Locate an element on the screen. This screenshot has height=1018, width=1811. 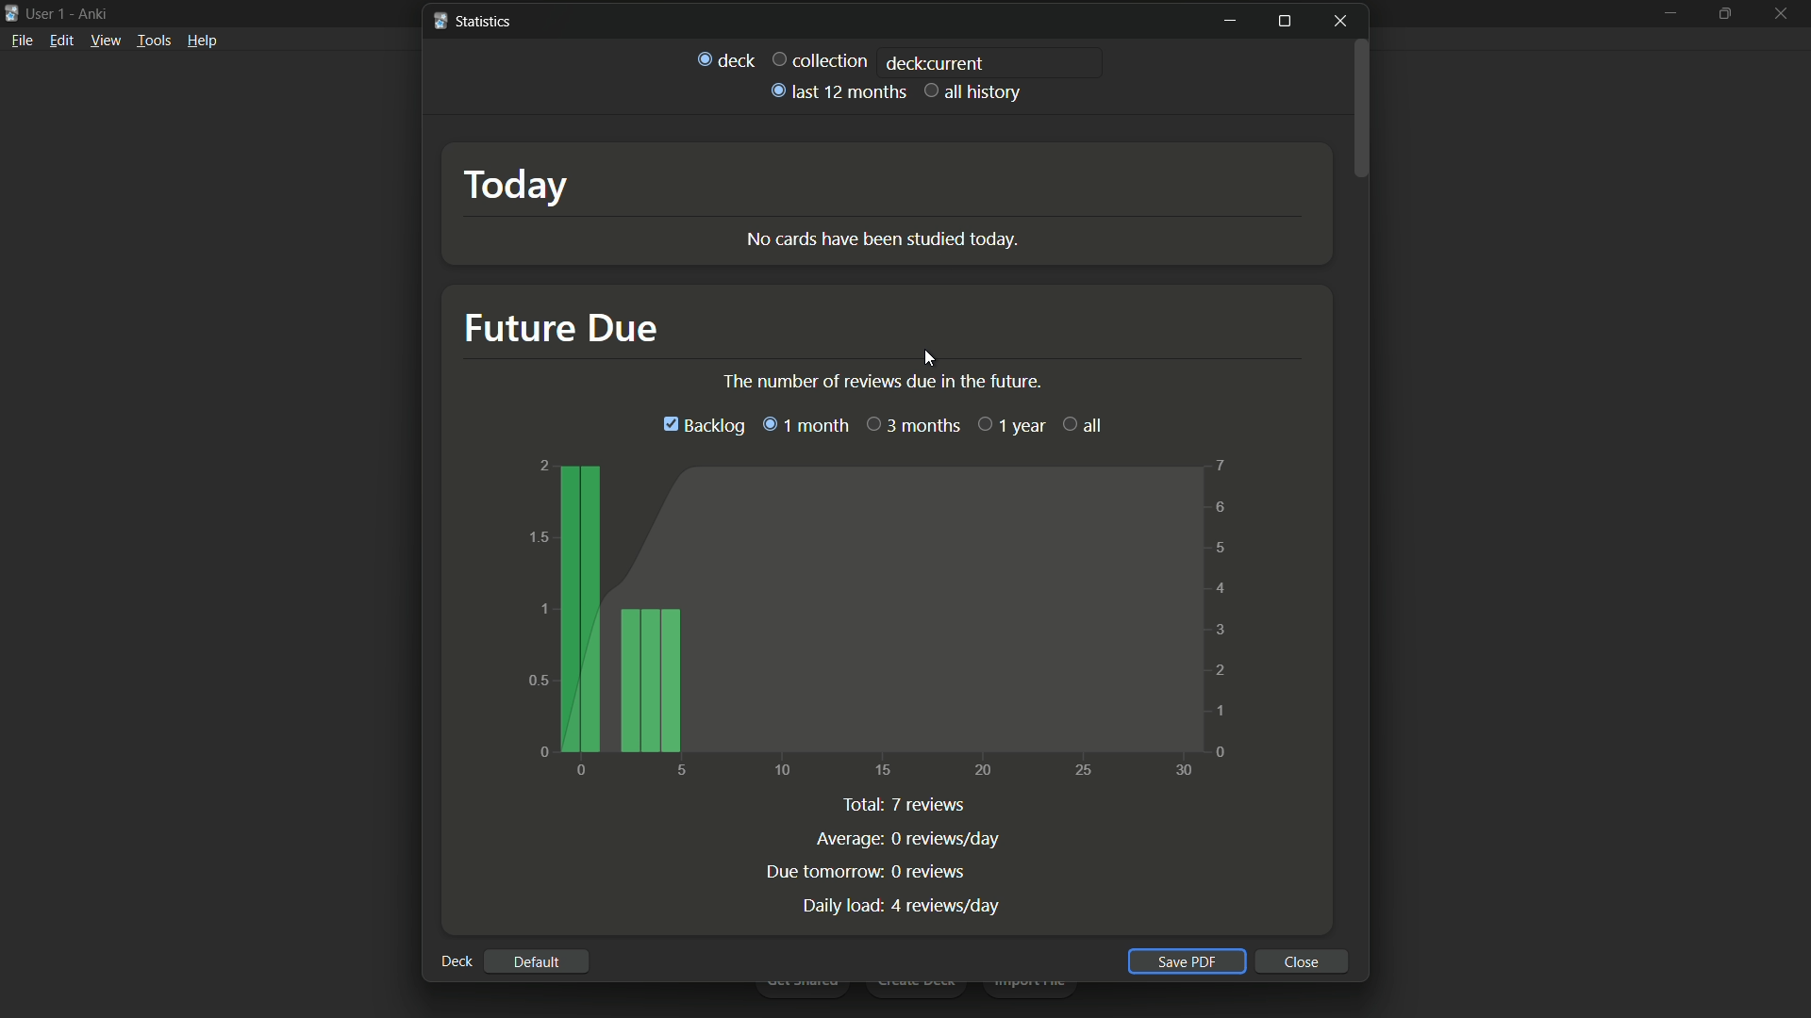
today is located at coordinates (517, 186).